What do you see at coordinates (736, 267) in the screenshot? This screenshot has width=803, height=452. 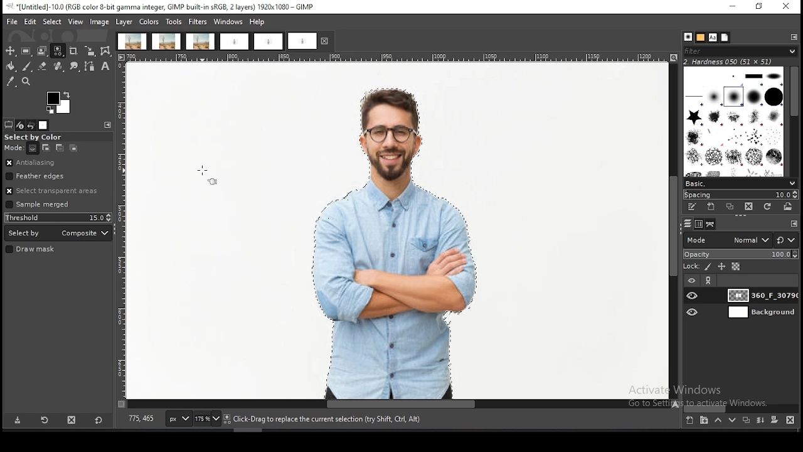 I see `lock alpha channel` at bounding box center [736, 267].